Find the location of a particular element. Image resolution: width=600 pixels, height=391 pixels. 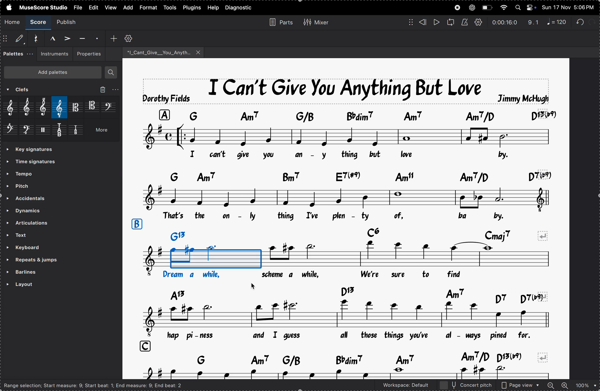

tenuto is located at coordinates (81, 39).